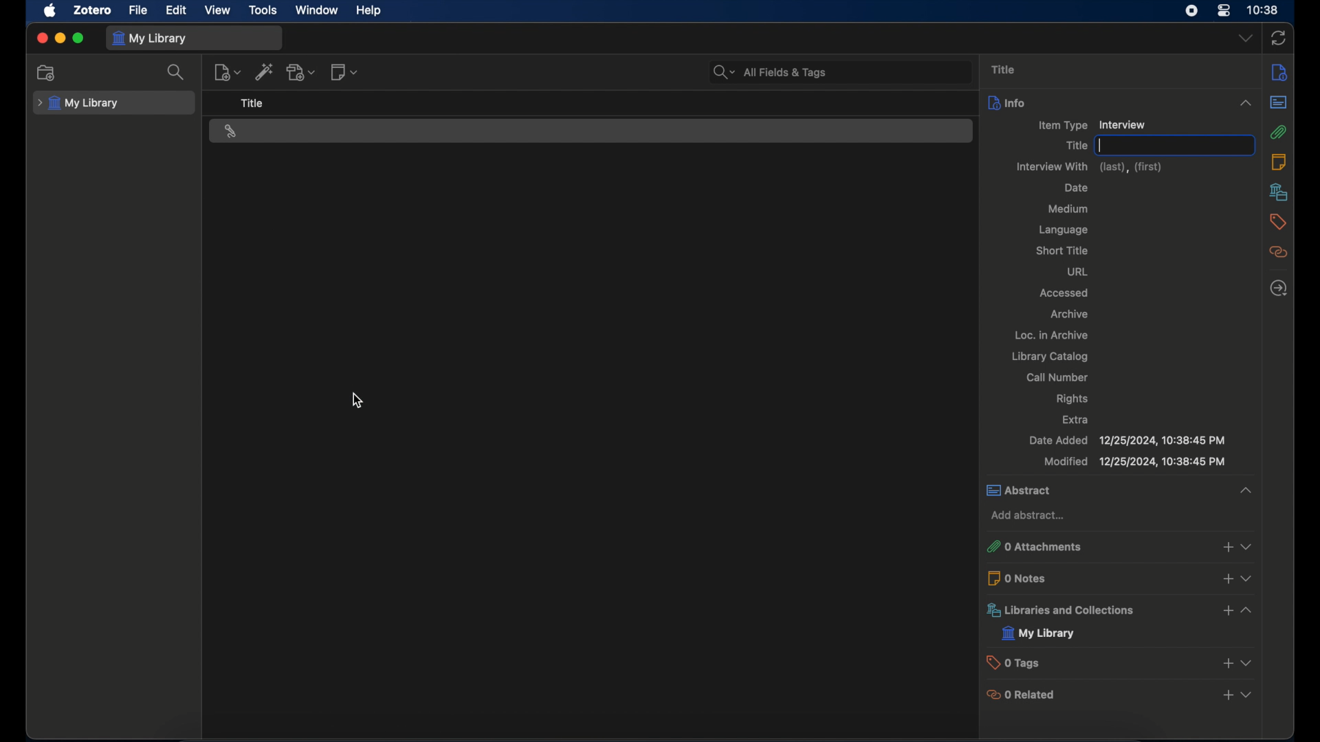 The width and height of the screenshot is (1320, 742). Describe the element at coordinates (139, 11) in the screenshot. I see `file` at that location.